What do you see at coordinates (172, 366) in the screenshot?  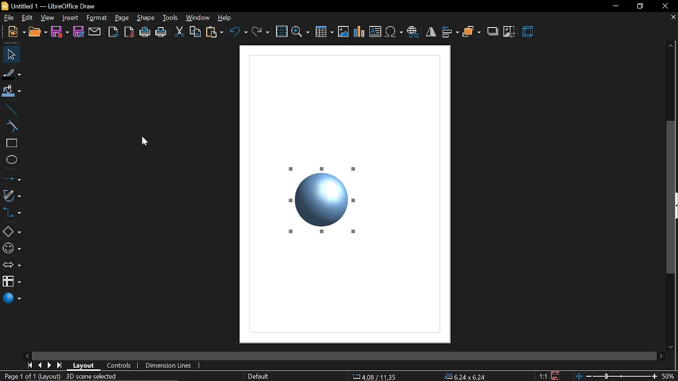 I see `dimension lines` at bounding box center [172, 366].